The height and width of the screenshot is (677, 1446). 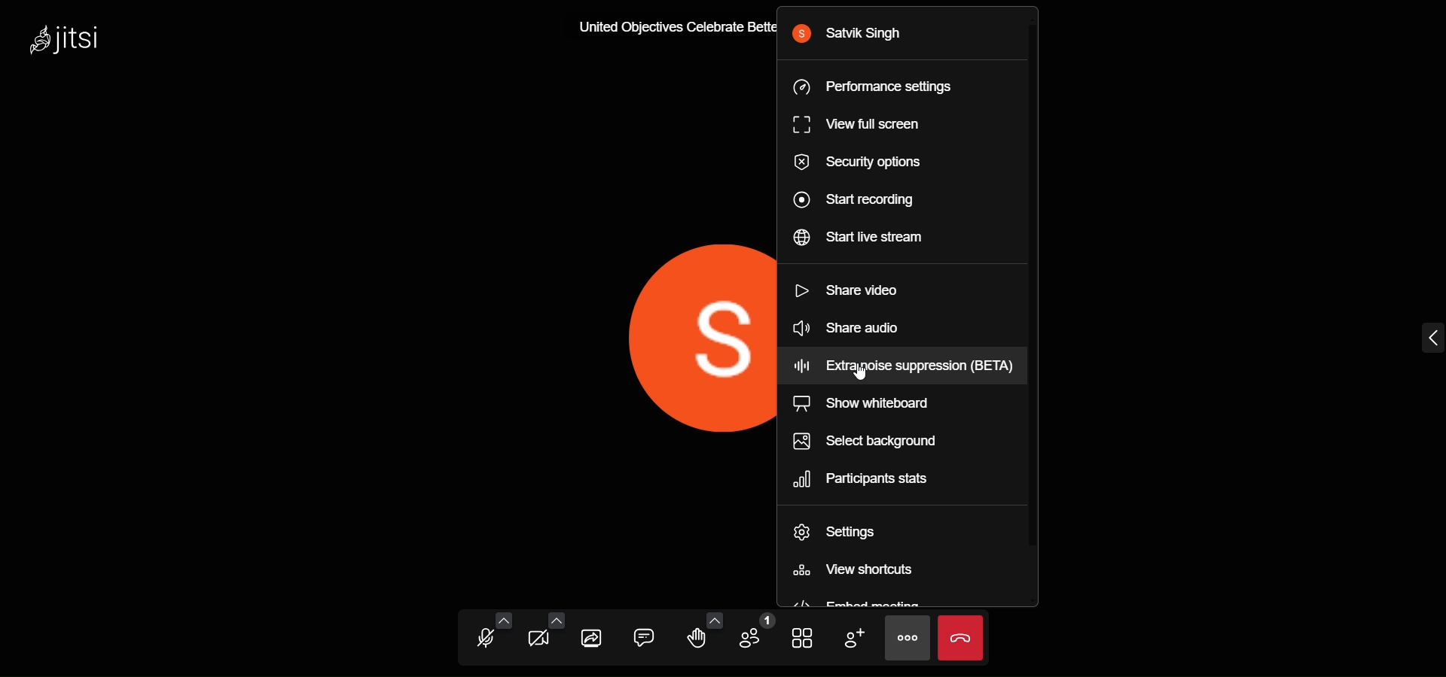 I want to click on view shortcuts, so click(x=878, y=571).